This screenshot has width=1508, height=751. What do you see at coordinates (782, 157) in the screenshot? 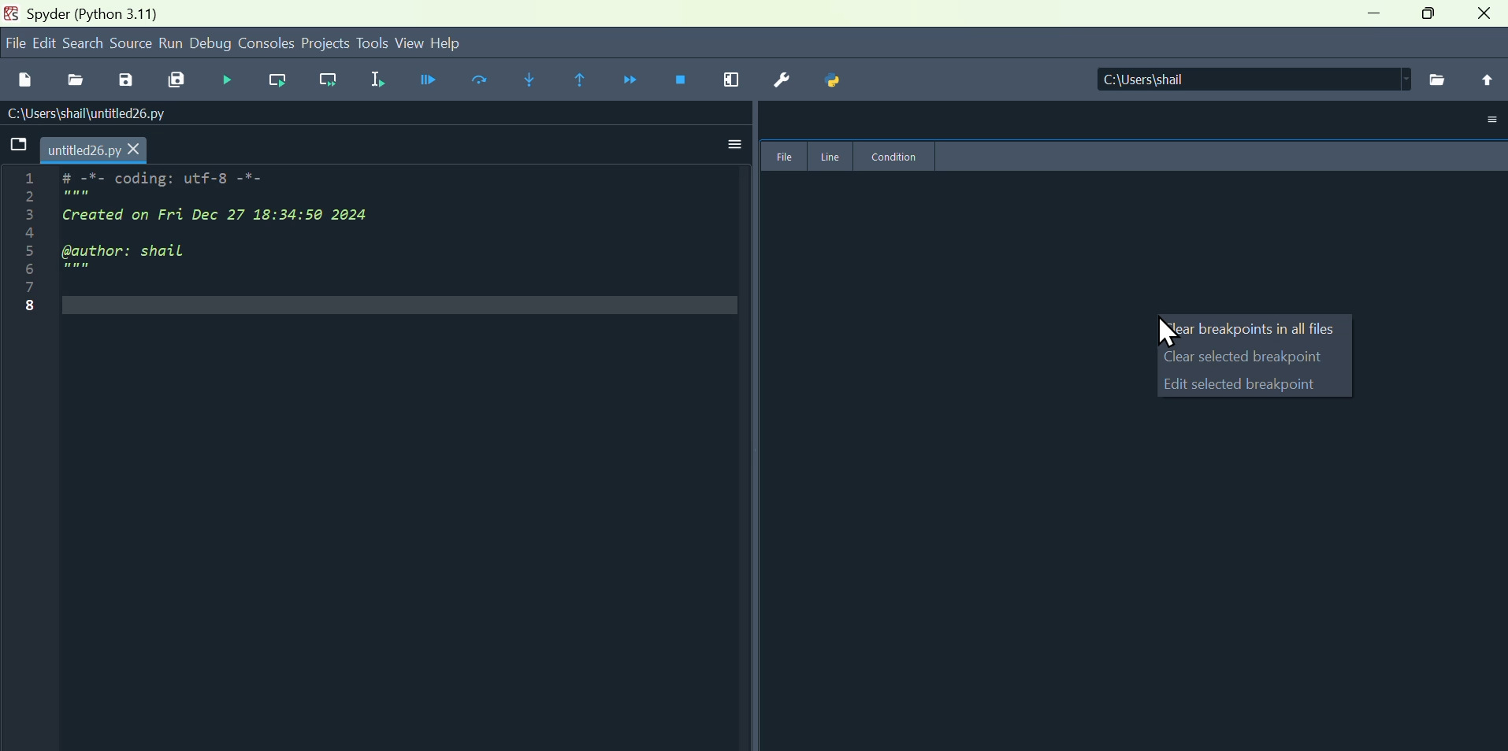
I see `File` at bounding box center [782, 157].